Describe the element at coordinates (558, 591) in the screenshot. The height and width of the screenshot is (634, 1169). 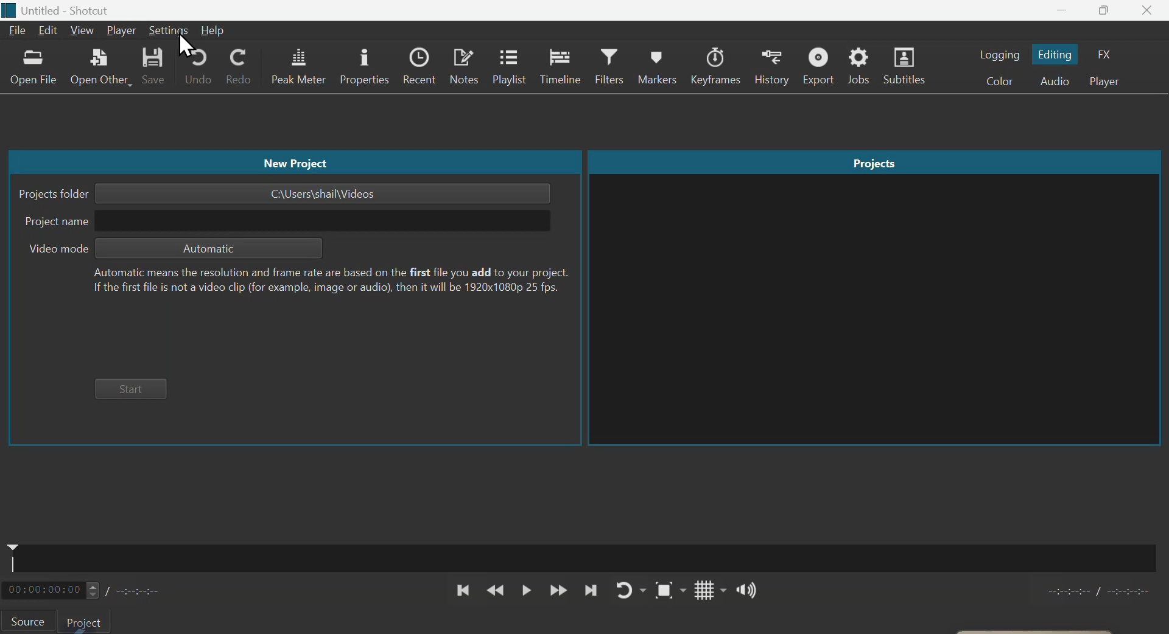
I see `Forward` at that location.